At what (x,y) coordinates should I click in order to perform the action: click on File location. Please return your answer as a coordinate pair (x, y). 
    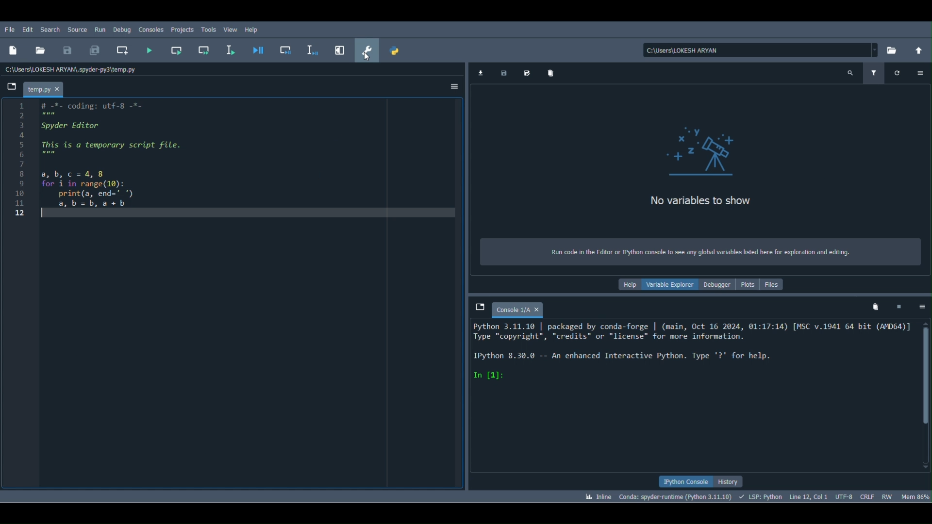
    Looking at the image, I should click on (73, 69).